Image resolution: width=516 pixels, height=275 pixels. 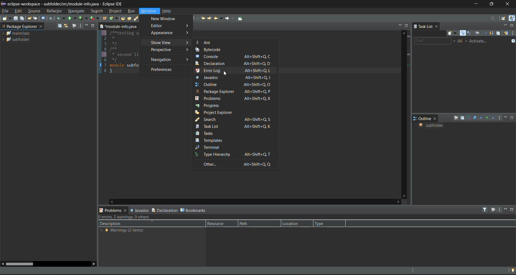 What do you see at coordinates (480, 41) in the screenshot?
I see `activate` at bounding box center [480, 41].